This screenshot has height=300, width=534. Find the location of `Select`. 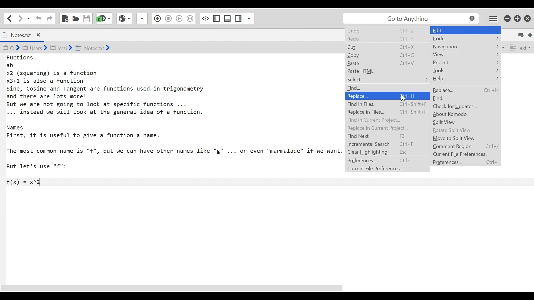

Select is located at coordinates (381, 79).